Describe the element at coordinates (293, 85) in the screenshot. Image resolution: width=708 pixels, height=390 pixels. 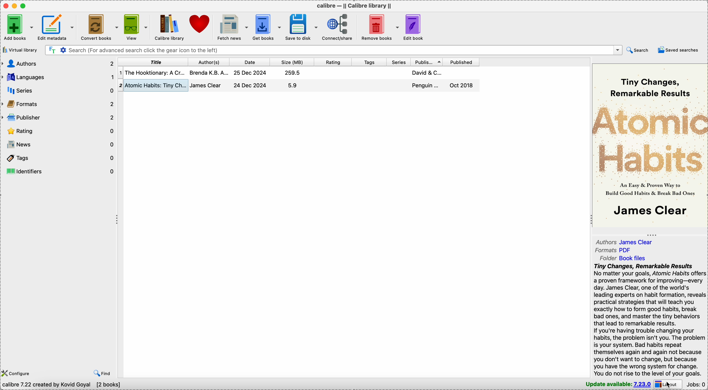
I see `5.9` at that location.